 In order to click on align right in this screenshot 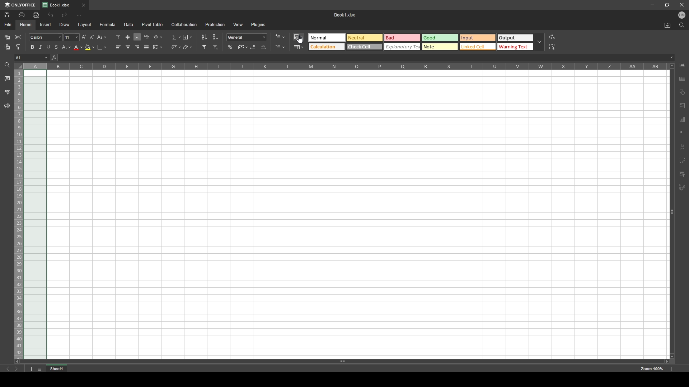, I will do `click(137, 47)`.